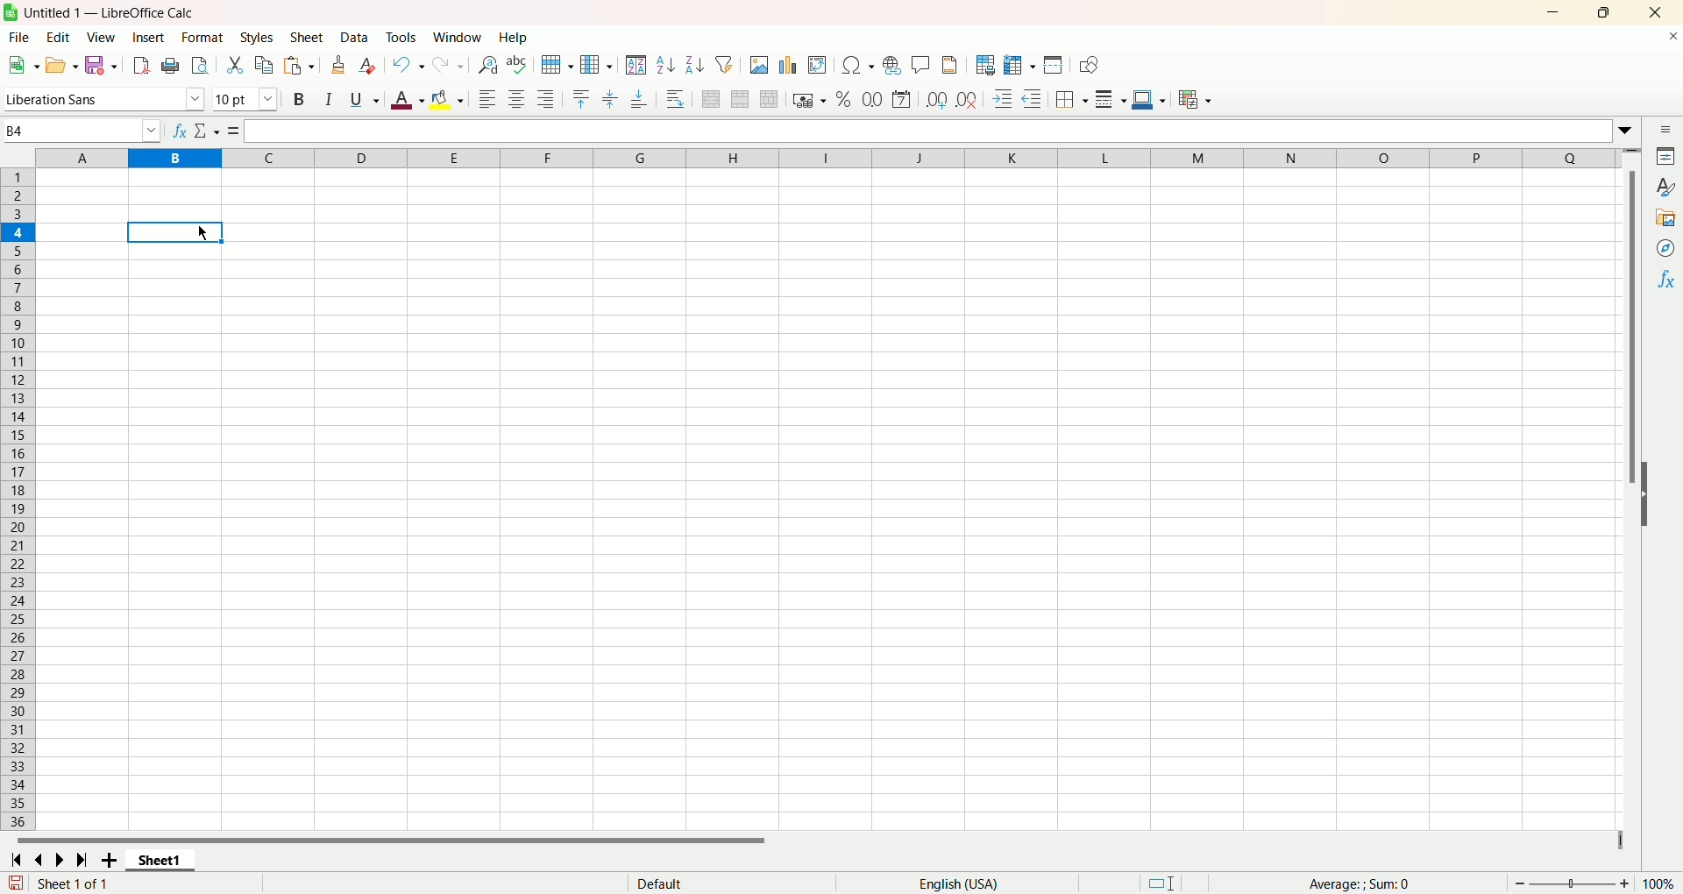  I want to click on active cell, so click(173, 234).